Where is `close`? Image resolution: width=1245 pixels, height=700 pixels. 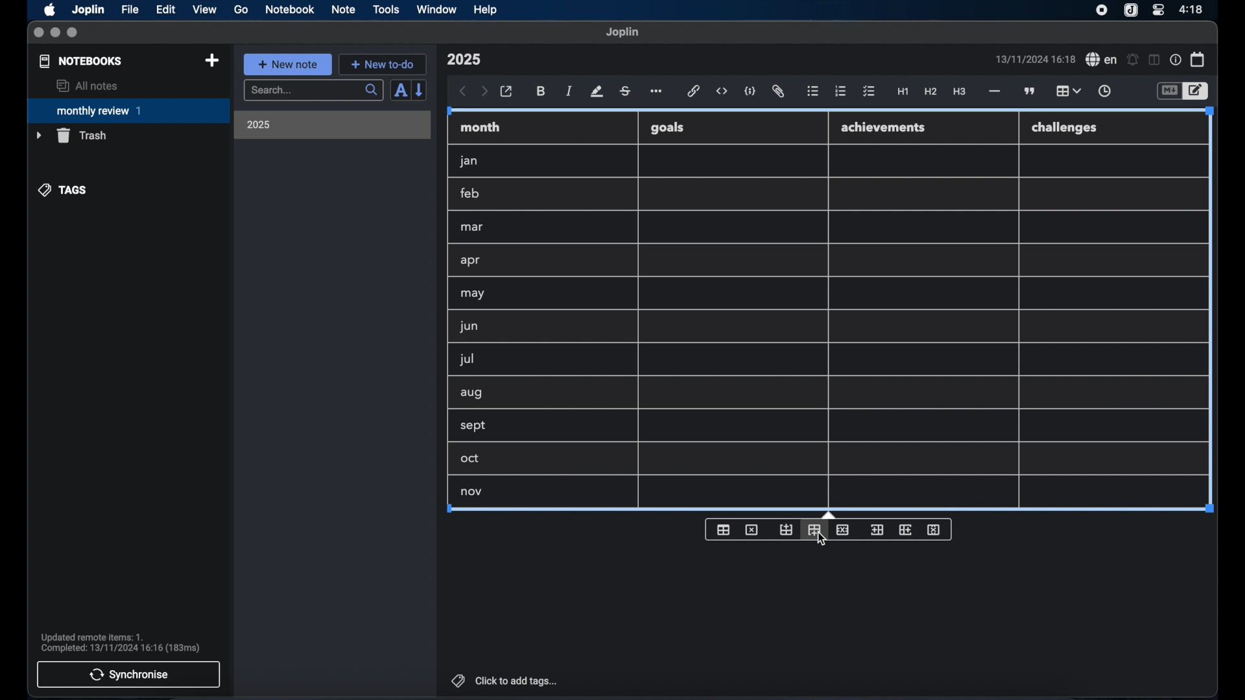
close is located at coordinates (38, 33).